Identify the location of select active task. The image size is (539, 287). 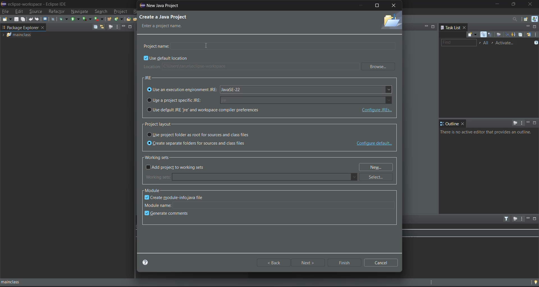
(494, 43).